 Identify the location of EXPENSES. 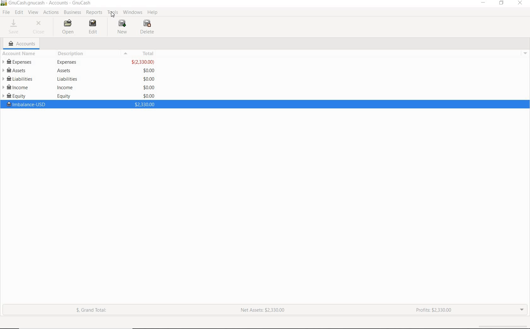
(78, 62).